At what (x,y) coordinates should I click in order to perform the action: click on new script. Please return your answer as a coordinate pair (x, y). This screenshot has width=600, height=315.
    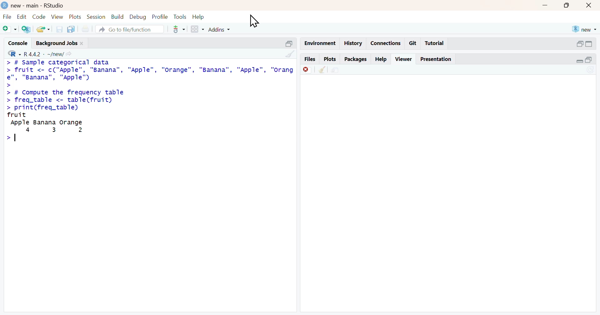
    Looking at the image, I should click on (10, 29).